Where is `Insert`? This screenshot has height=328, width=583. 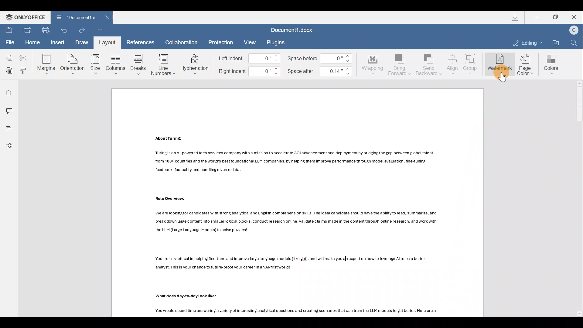
Insert is located at coordinates (59, 43).